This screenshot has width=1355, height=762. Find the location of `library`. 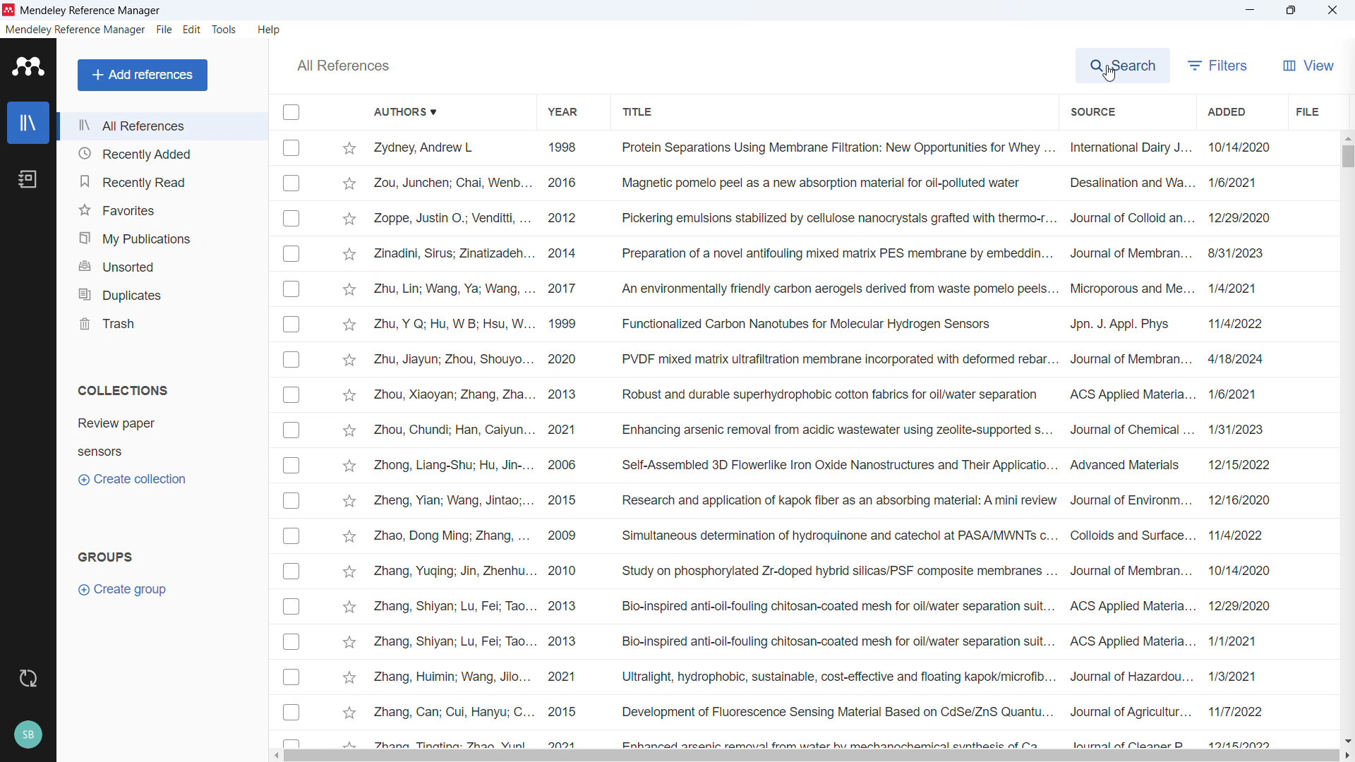

library is located at coordinates (28, 122).